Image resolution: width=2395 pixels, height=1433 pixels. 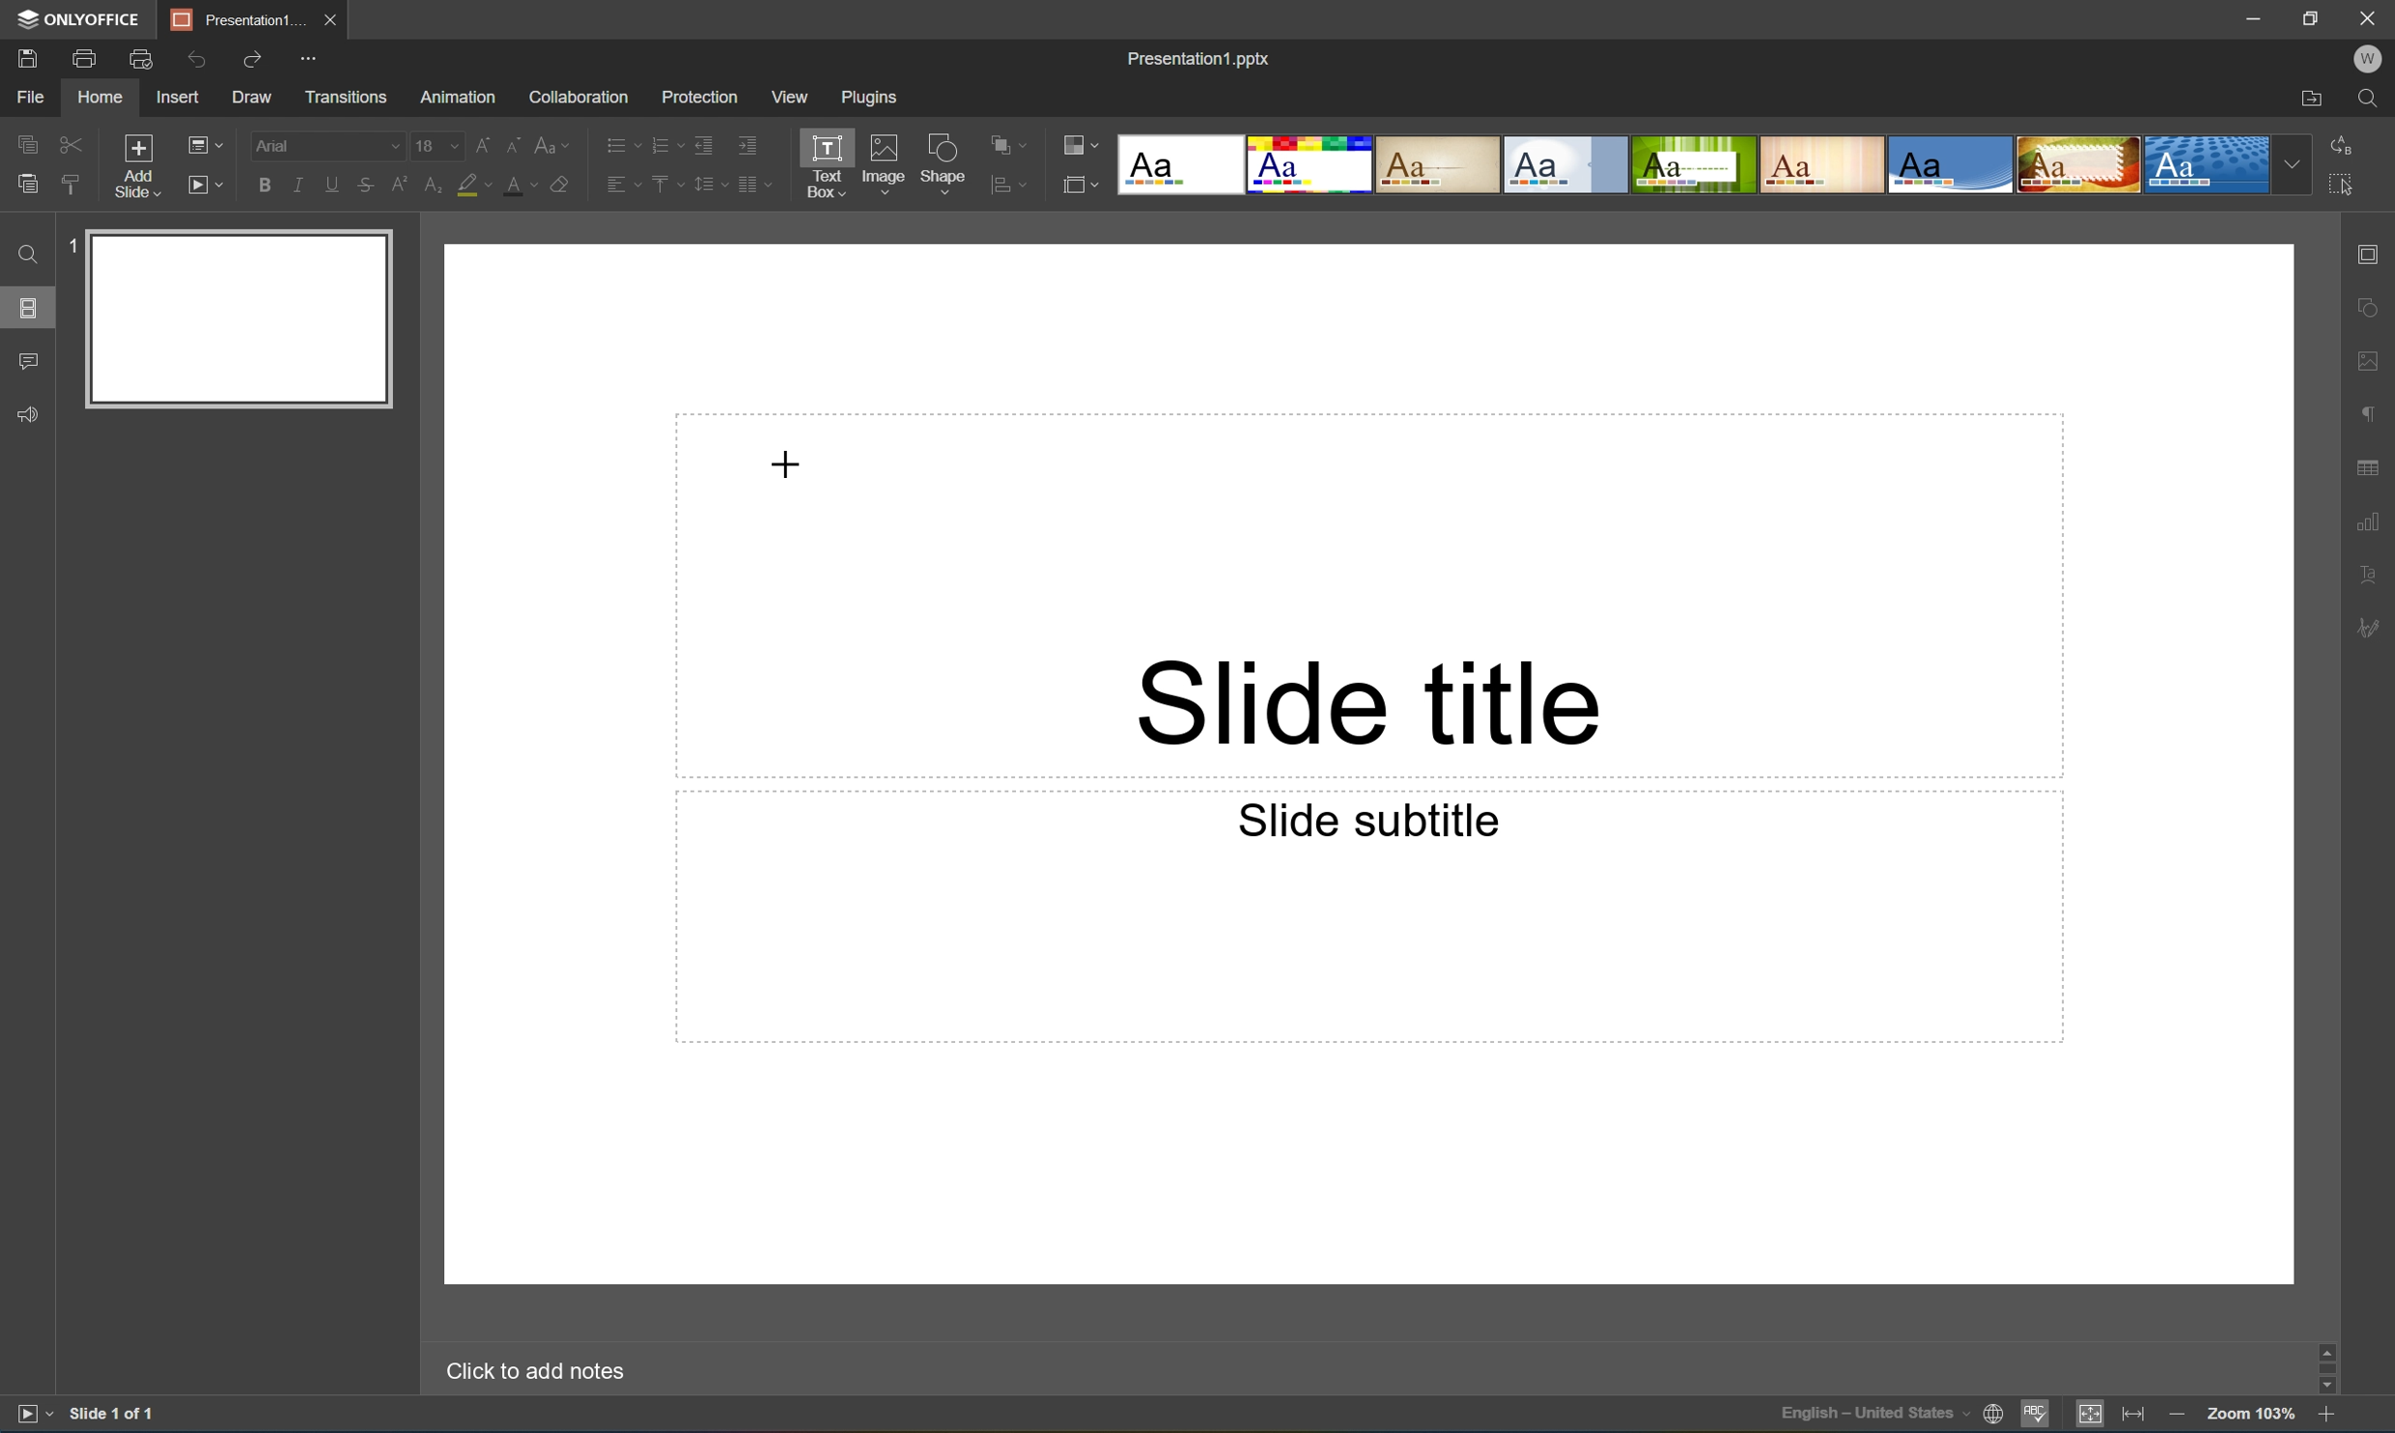 I want to click on Amazon, so click(x=460, y=95).